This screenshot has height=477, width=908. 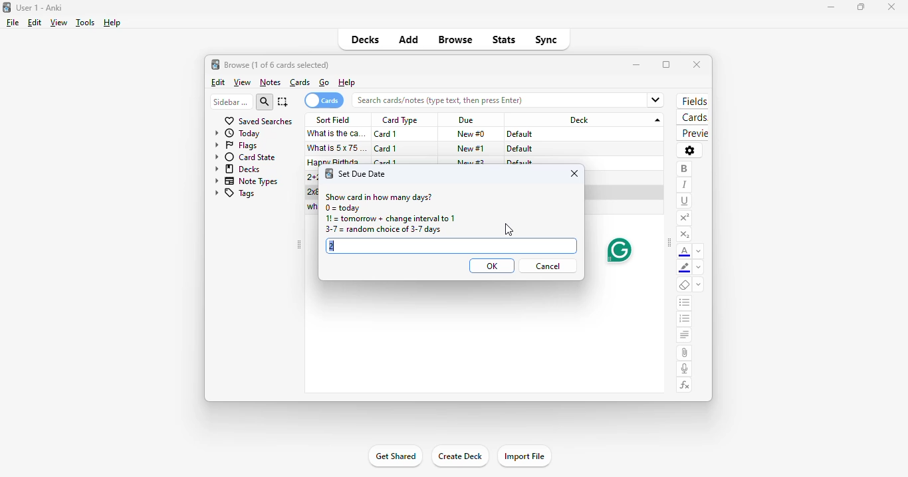 What do you see at coordinates (298, 245) in the screenshot?
I see `toggle sidebar` at bounding box center [298, 245].